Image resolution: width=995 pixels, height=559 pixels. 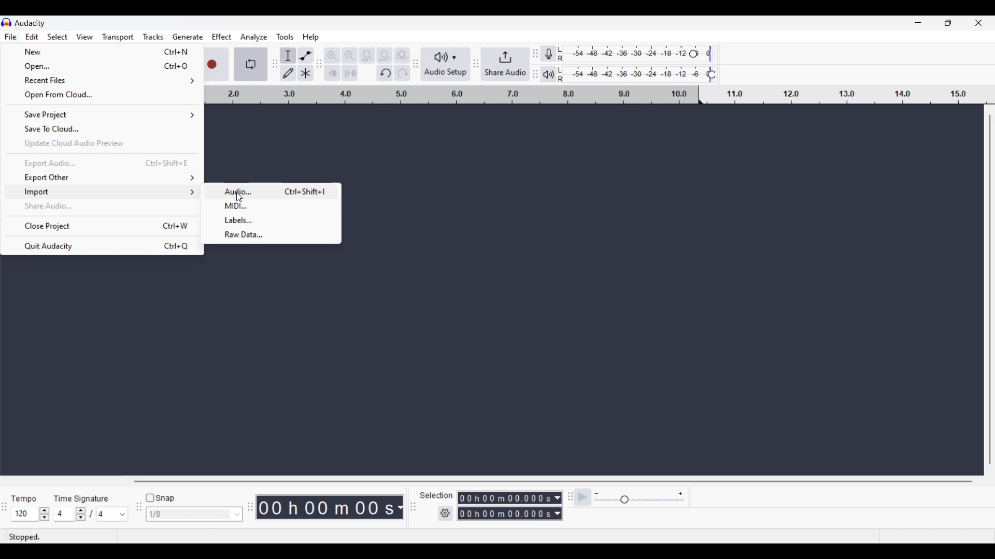 I want to click on Darw tool, so click(x=288, y=72).